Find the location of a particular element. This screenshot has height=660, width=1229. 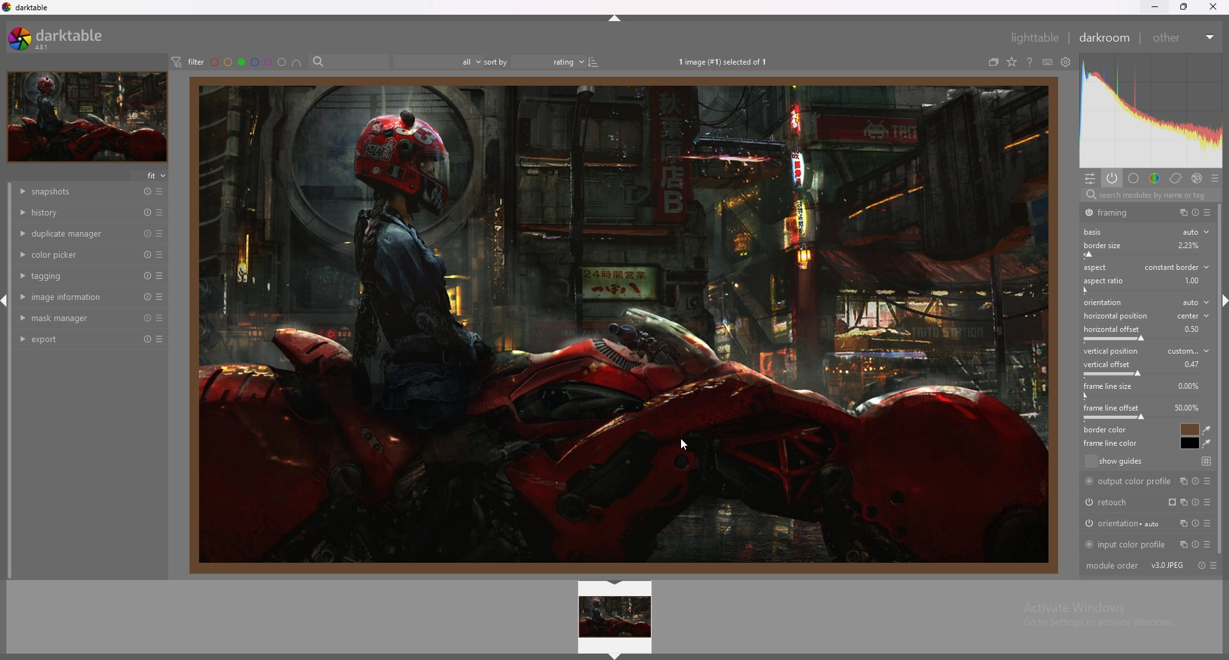

presets is located at coordinates (160, 317).